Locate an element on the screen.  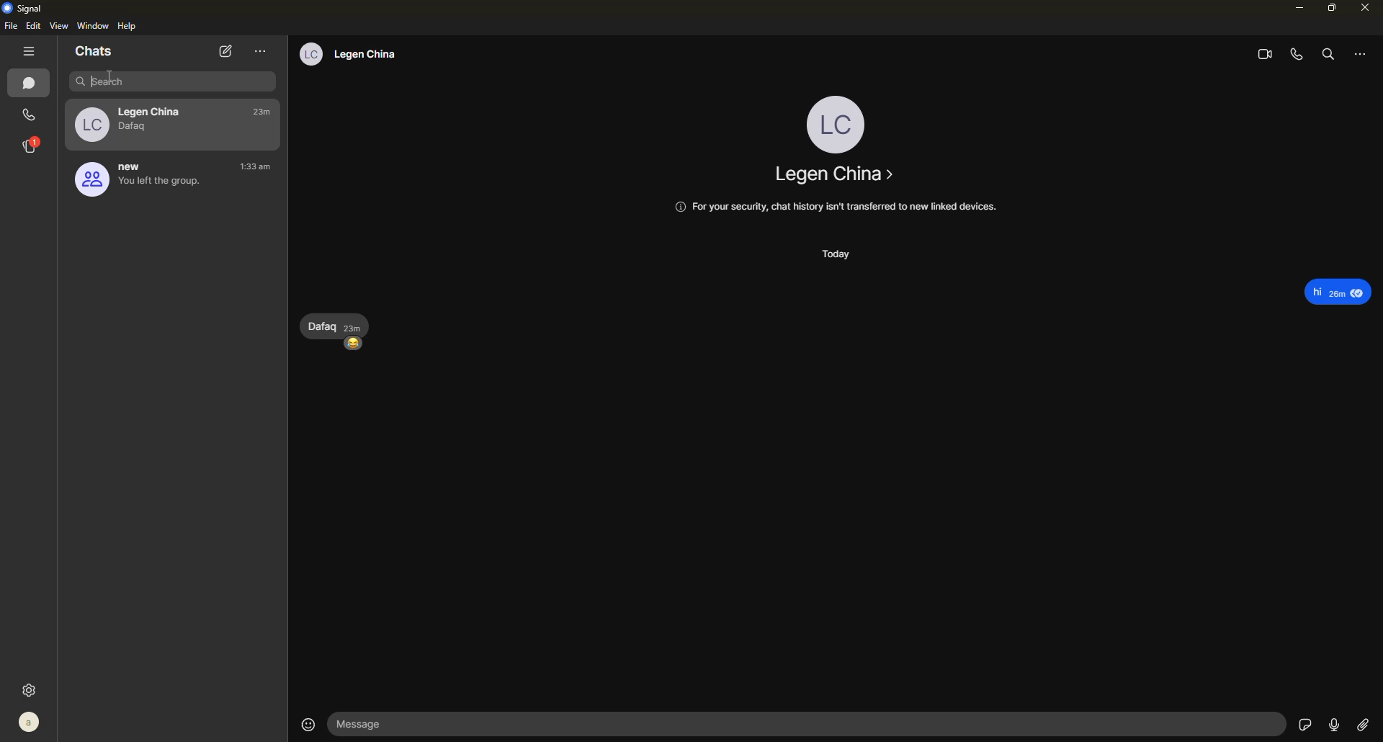
time- 23m is located at coordinates (266, 113).